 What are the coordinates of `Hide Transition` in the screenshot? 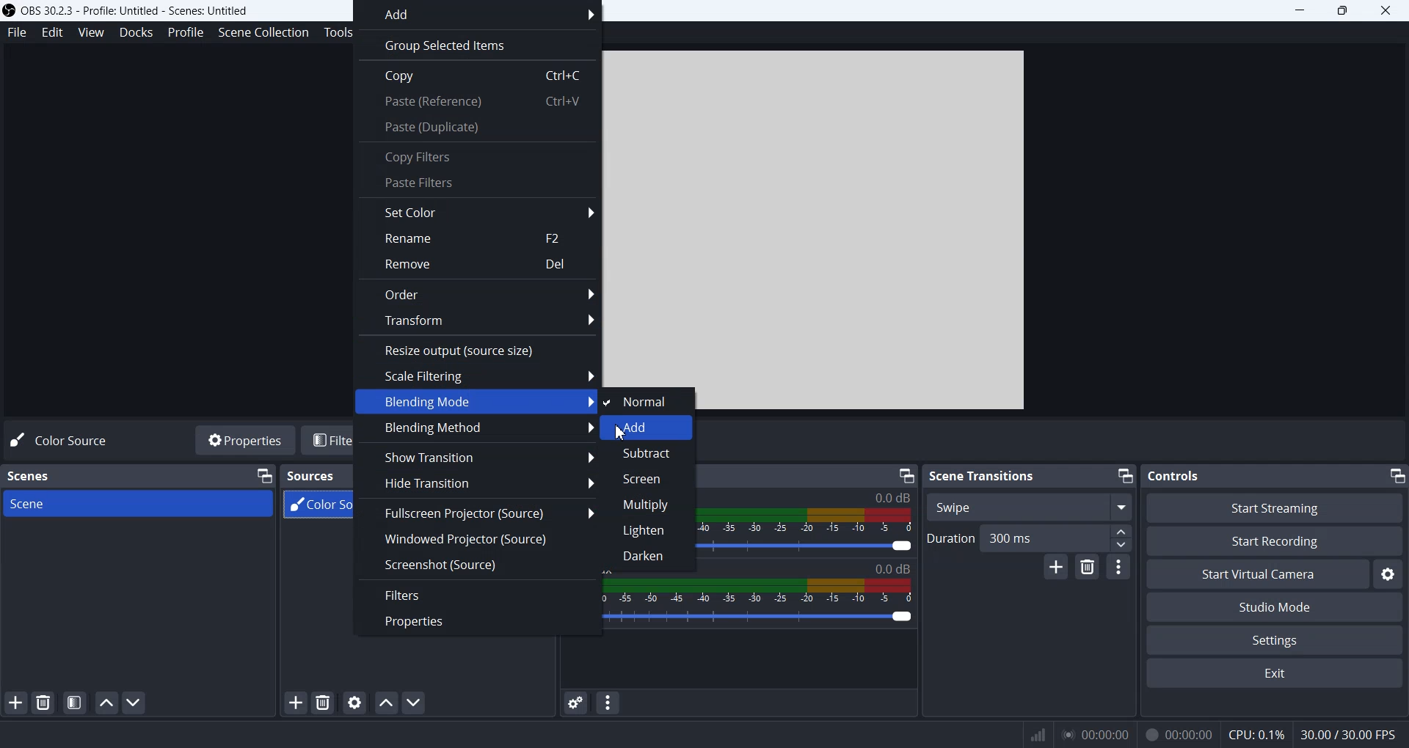 It's located at (478, 484).